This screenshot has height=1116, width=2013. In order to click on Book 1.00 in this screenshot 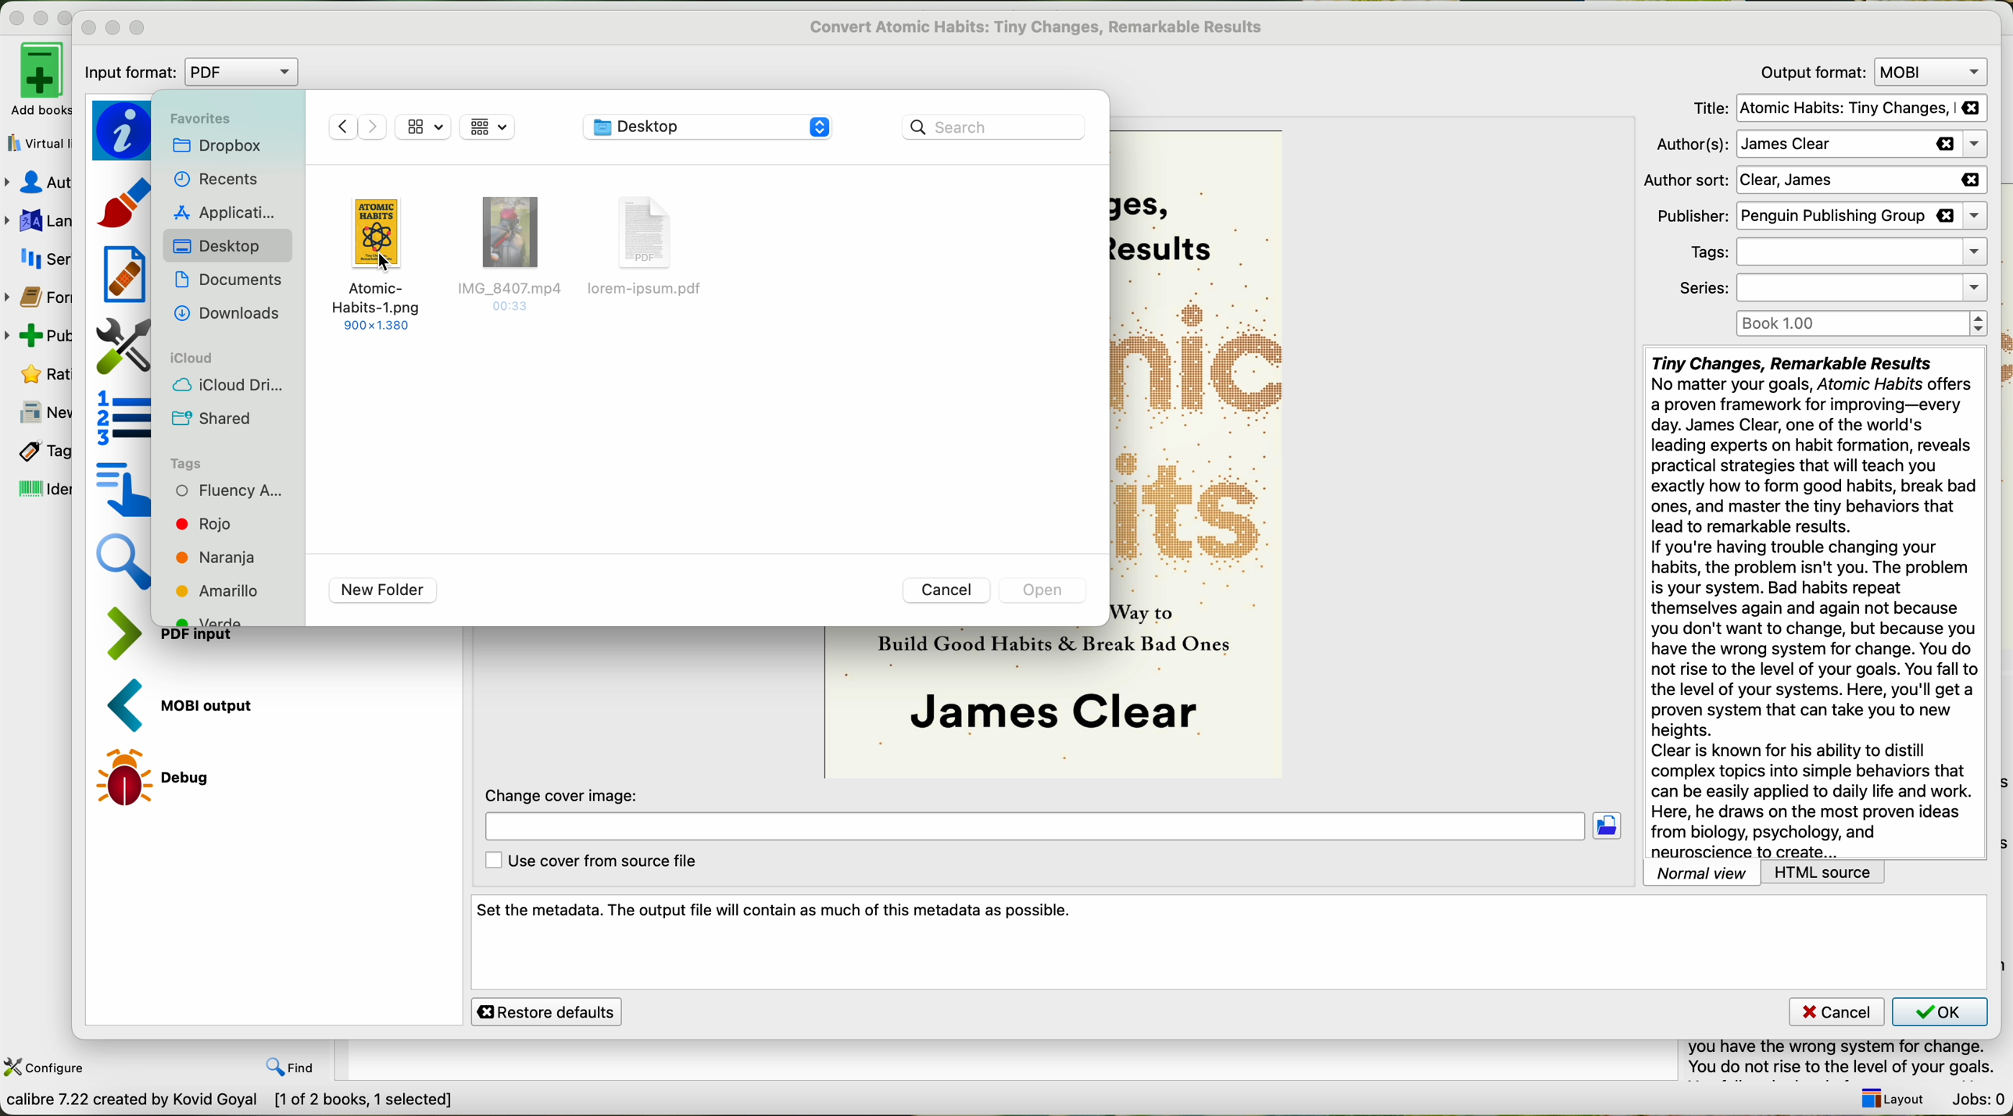, I will do `click(1862, 324)`.